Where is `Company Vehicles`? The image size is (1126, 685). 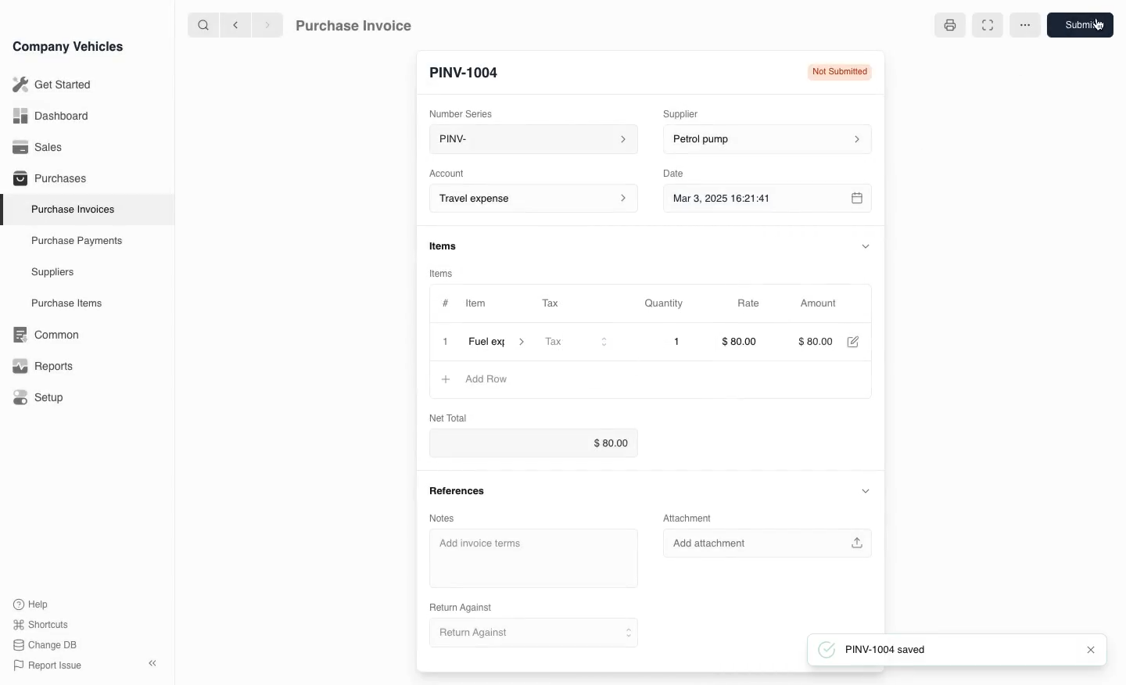
Company Vehicles is located at coordinates (68, 46).